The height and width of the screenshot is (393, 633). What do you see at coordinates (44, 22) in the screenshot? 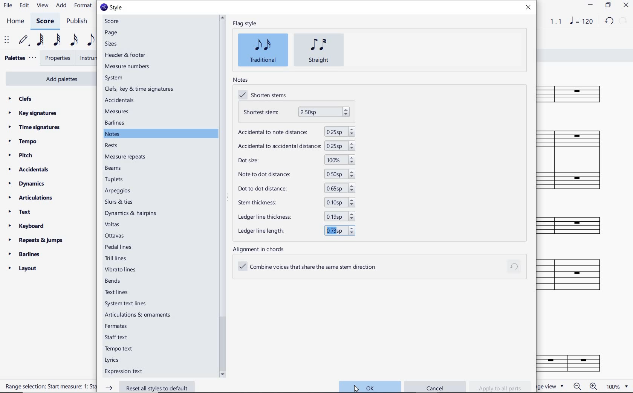
I see `score` at bounding box center [44, 22].